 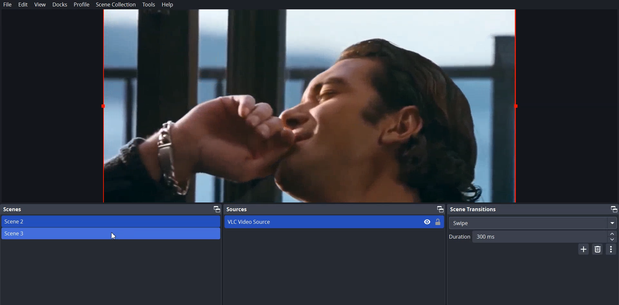 I want to click on Add Scene Transition, so click(x=584, y=250).